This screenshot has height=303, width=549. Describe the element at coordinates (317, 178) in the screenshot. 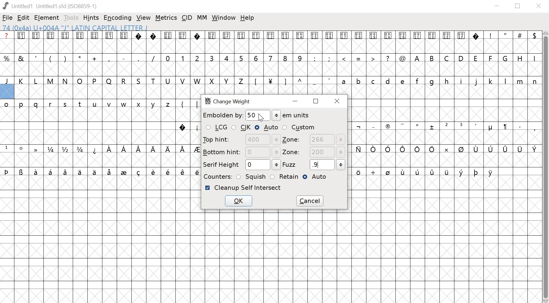

I see `AUTO` at that location.